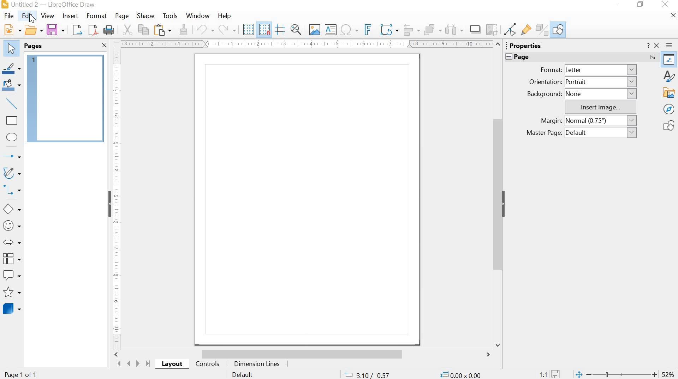 This screenshot has width=678, height=379. Describe the element at coordinates (34, 30) in the screenshot. I see `Open` at that location.